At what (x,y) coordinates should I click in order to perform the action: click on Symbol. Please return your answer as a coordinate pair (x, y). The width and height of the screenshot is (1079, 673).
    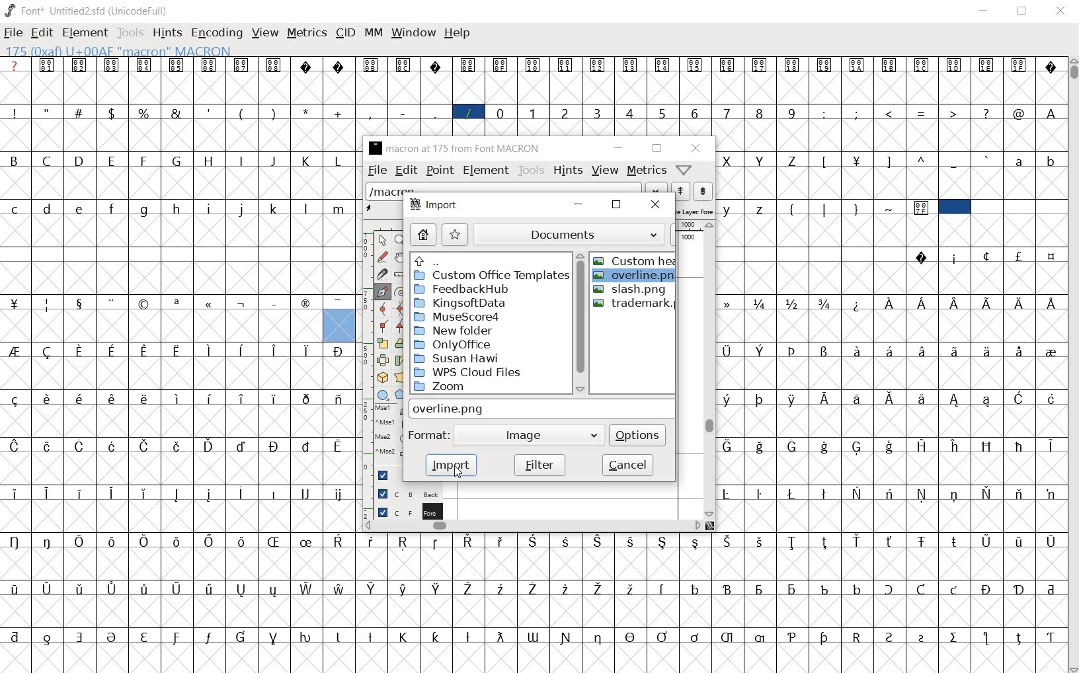
    Looking at the image, I should click on (664, 637).